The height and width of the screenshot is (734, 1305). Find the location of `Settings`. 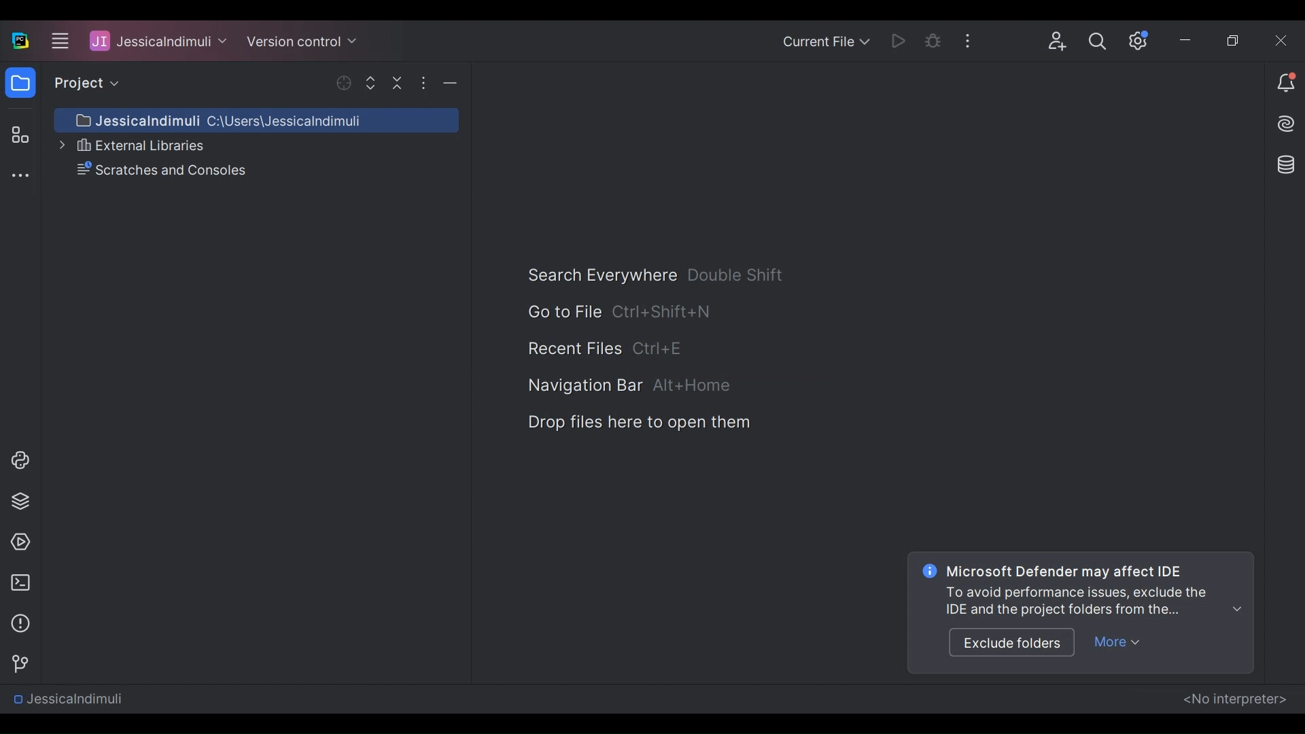

Settings is located at coordinates (1138, 42).